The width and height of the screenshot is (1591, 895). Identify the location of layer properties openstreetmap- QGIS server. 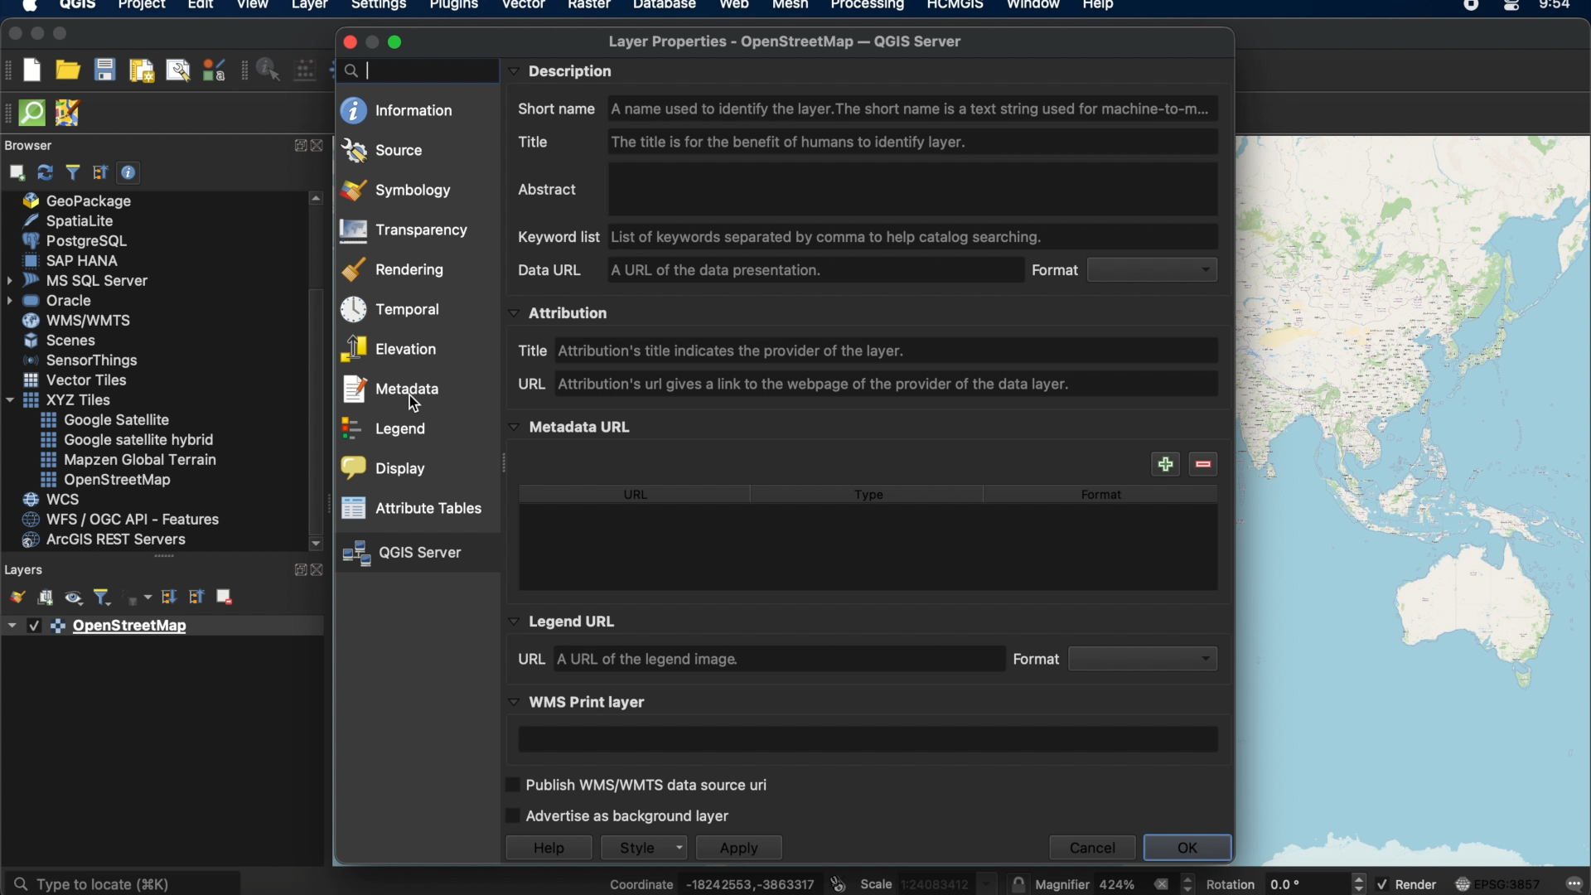
(783, 41).